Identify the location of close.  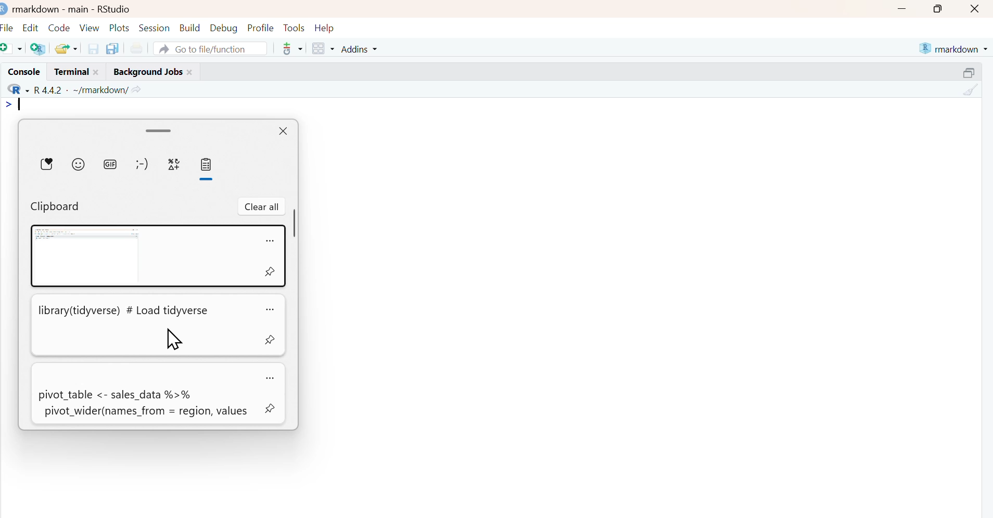
(977, 8).